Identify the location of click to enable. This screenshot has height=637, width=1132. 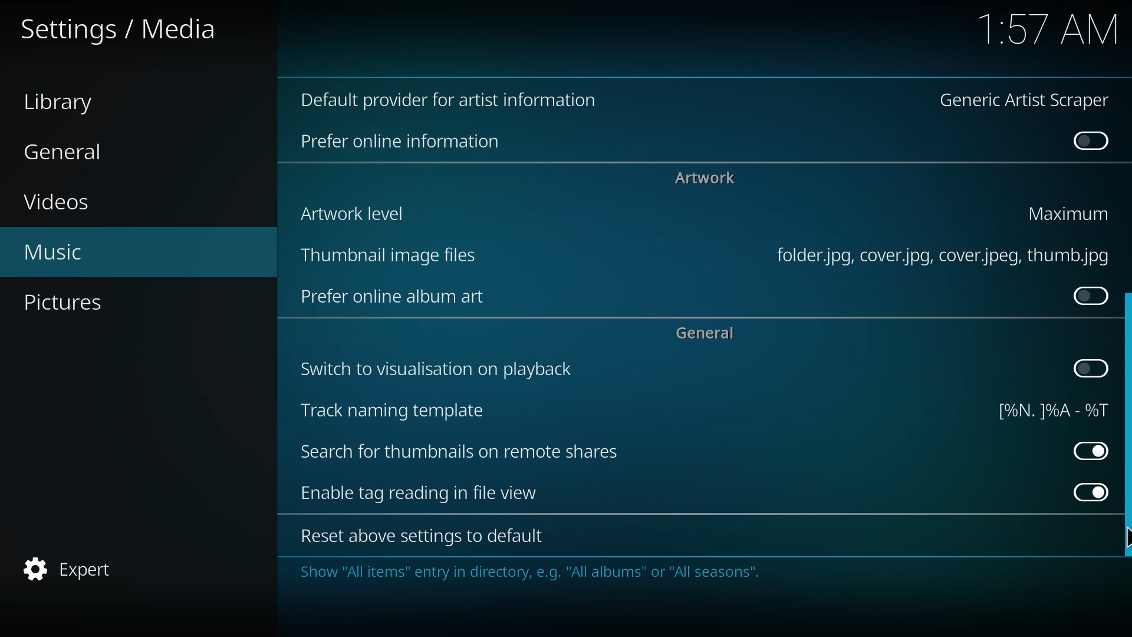
(1086, 295).